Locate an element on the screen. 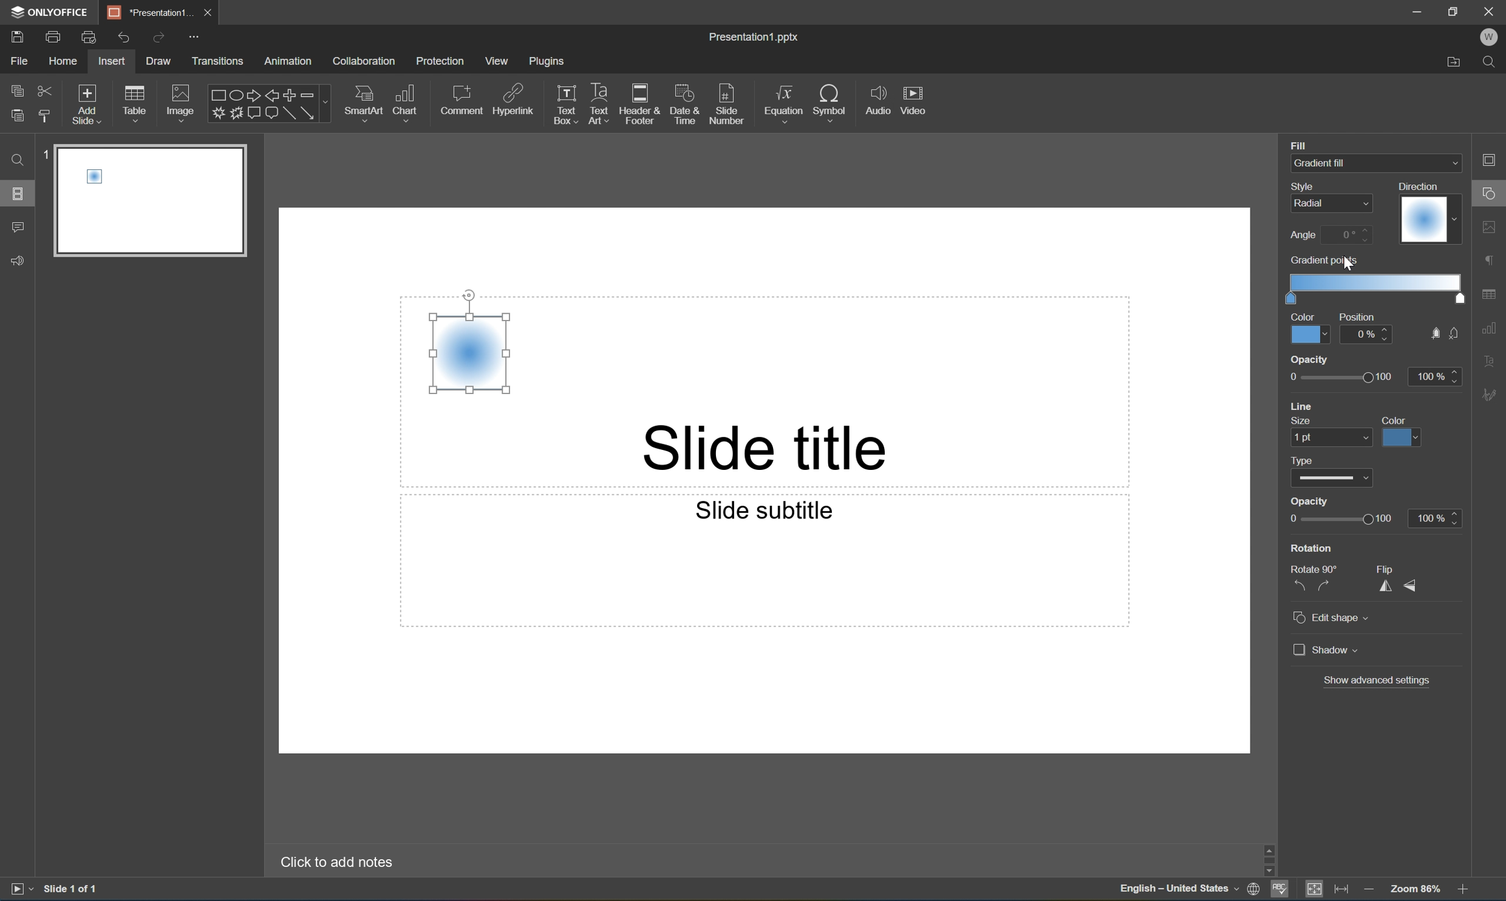 Image resolution: width=1506 pixels, height=901 pixels. Save is located at coordinates (16, 36).